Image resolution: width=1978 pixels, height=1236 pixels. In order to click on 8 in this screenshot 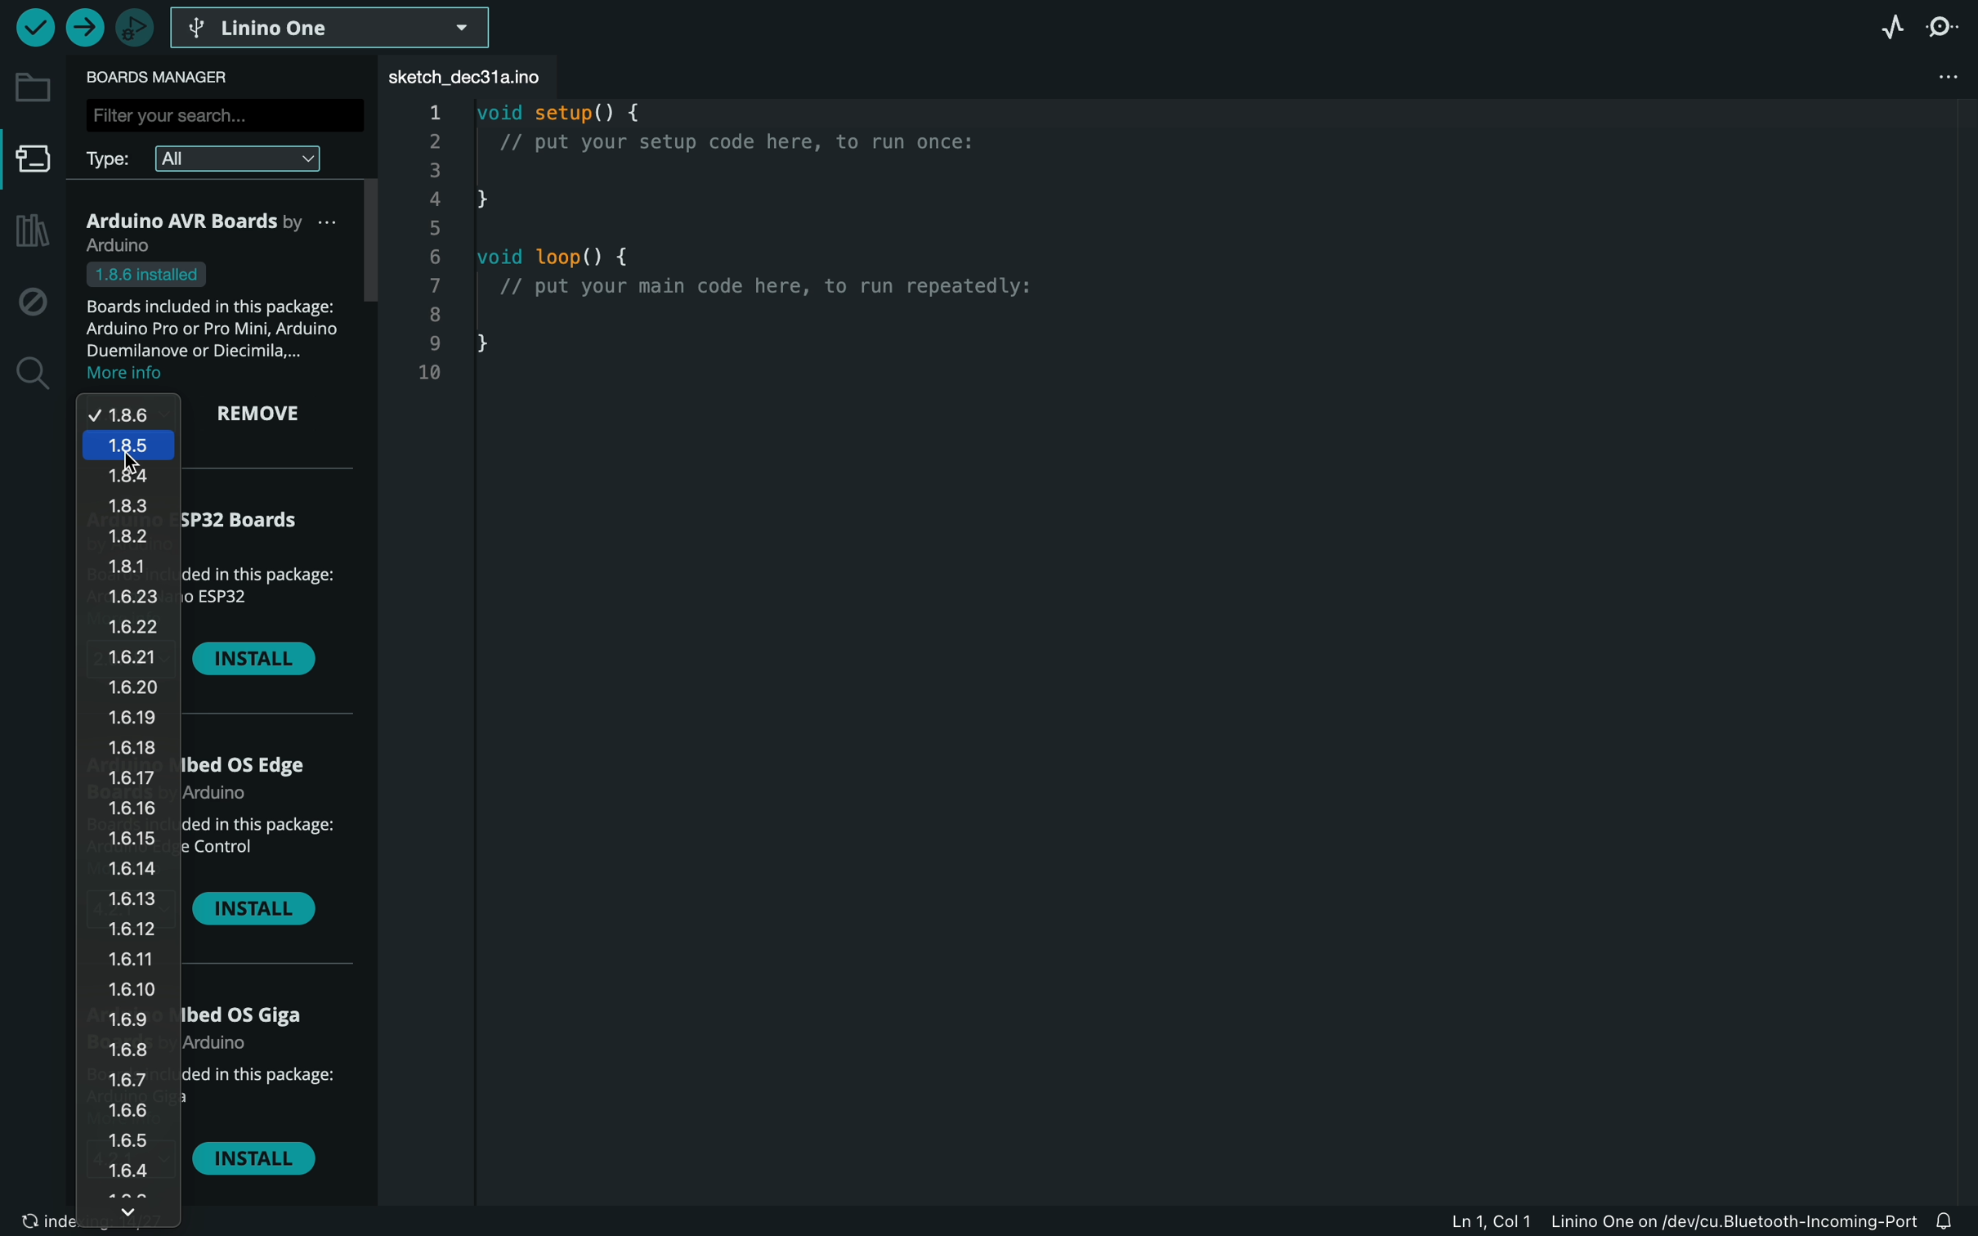, I will do `click(434, 317)`.